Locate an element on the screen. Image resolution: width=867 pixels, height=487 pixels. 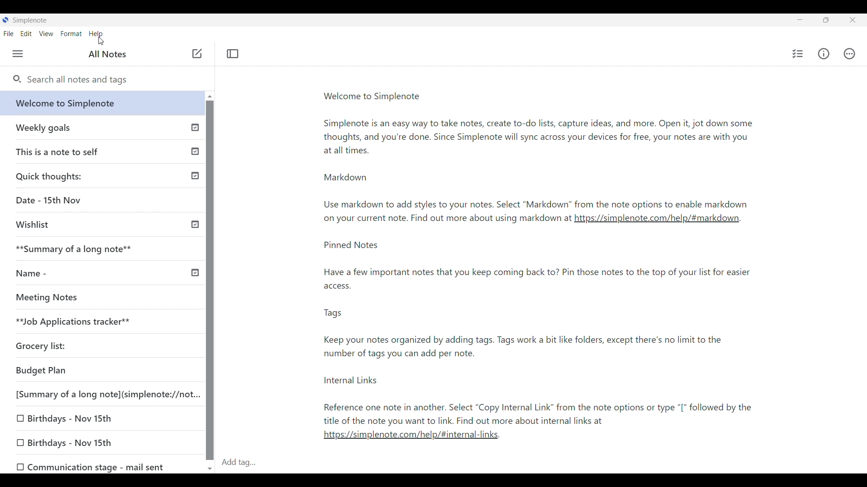
Click to add note is located at coordinates (197, 54).